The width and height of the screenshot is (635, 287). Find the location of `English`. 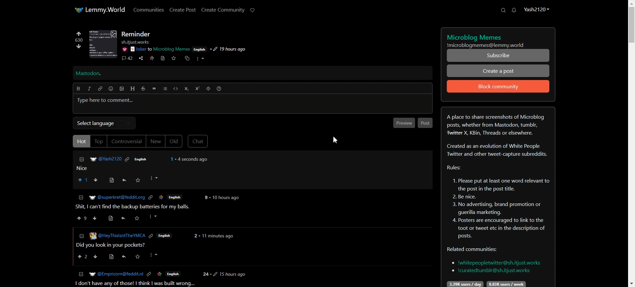

English is located at coordinates (173, 273).